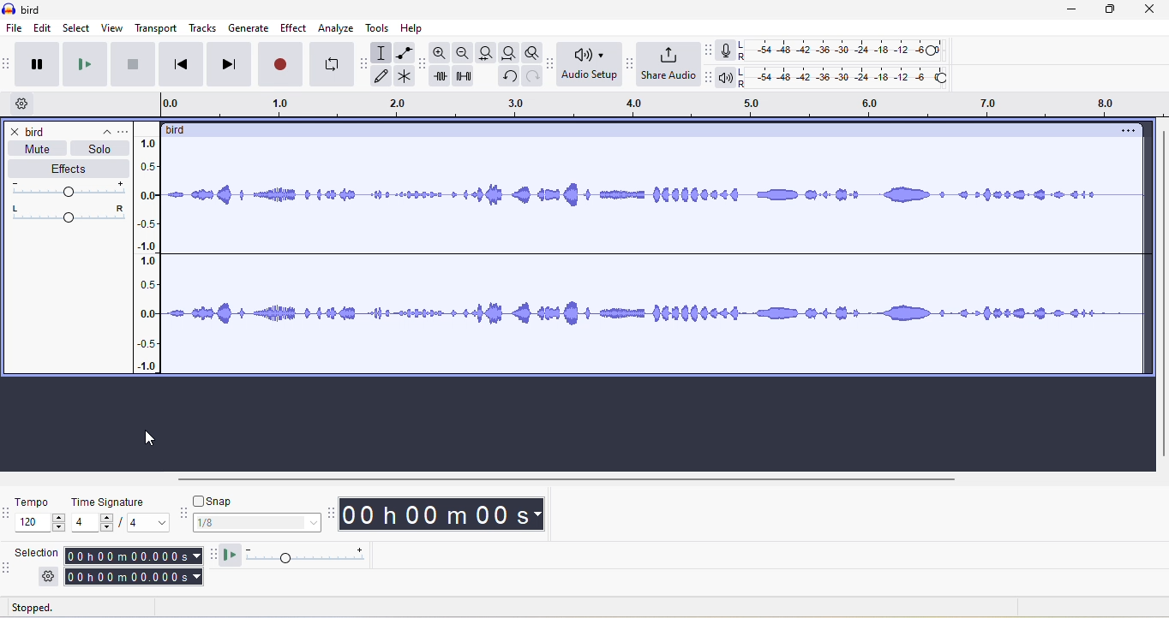 The width and height of the screenshot is (1169, 618). What do you see at coordinates (135, 68) in the screenshot?
I see `stop` at bounding box center [135, 68].